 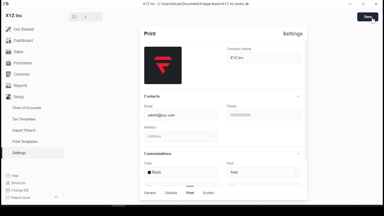 What do you see at coordinates (150, 193) in the screenshot?
I see `General` at bounding box center [150, 193].